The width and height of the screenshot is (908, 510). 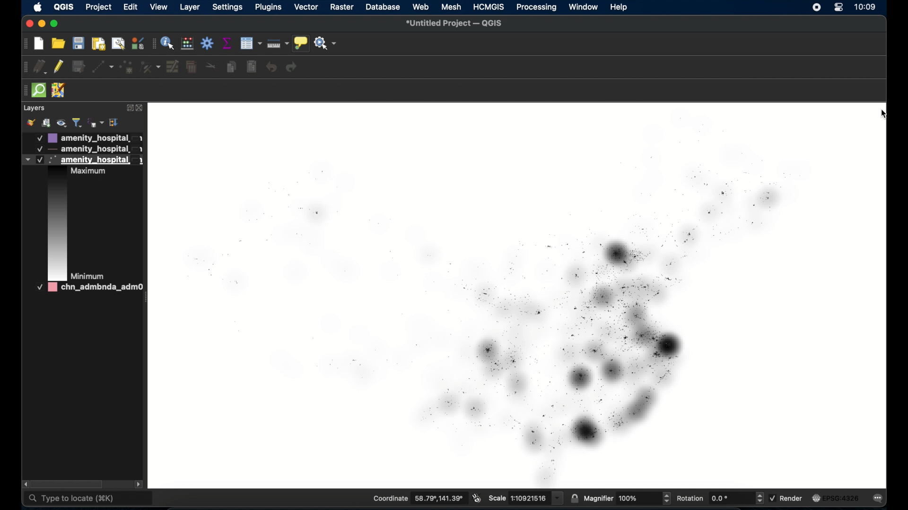 I want to click on toggle editing, so click(x=59, y=67).